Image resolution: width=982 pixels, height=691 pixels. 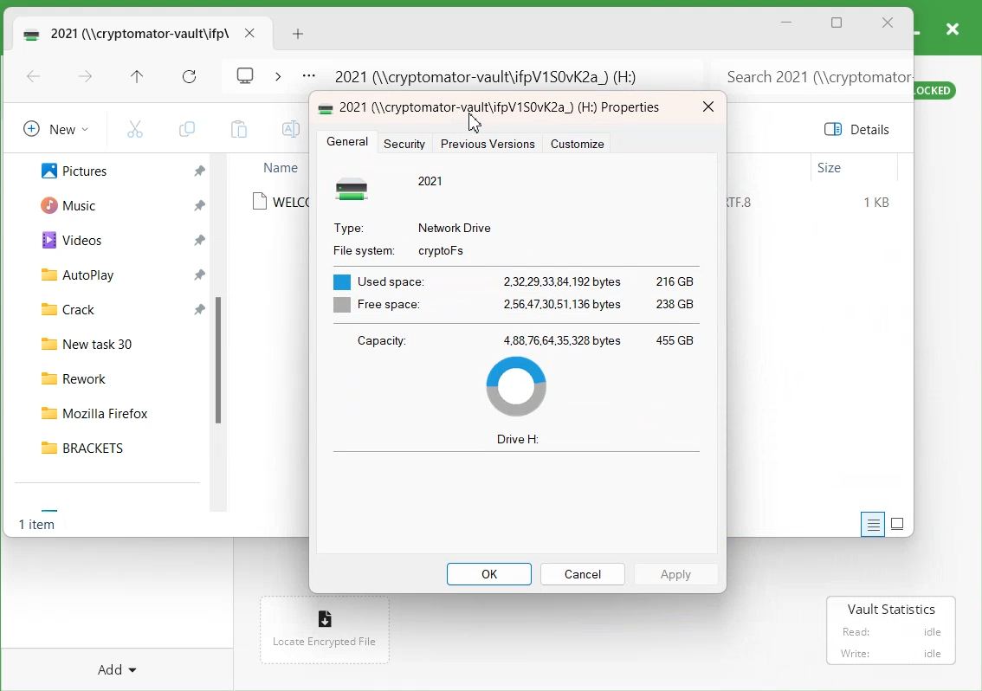 I want to click on Apply, so click(x=677, y=573).